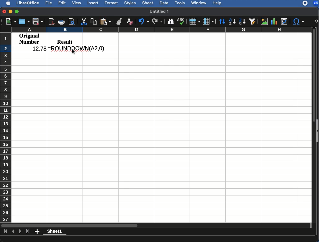  I want to click on 12.78, so click(37, 49).